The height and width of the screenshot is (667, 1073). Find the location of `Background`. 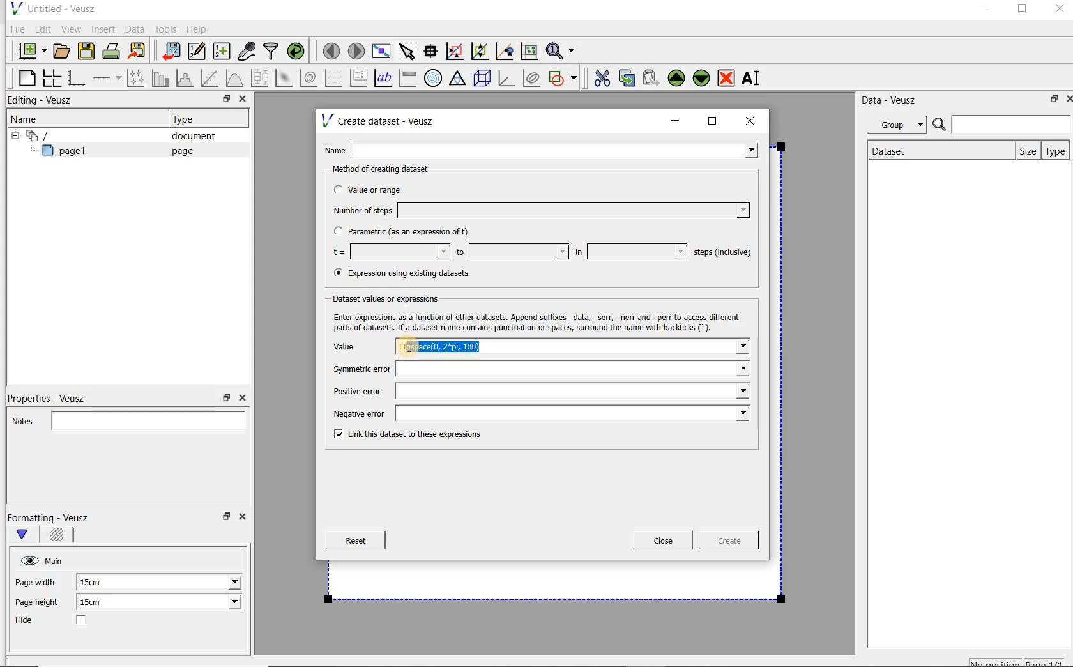

Background is located at coordinates (59, 537).